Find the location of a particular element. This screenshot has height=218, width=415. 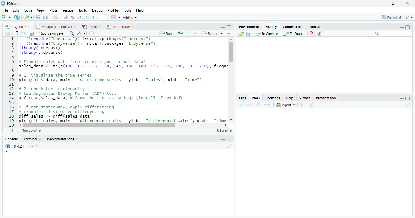

Build is located at coordinates (83, 10).